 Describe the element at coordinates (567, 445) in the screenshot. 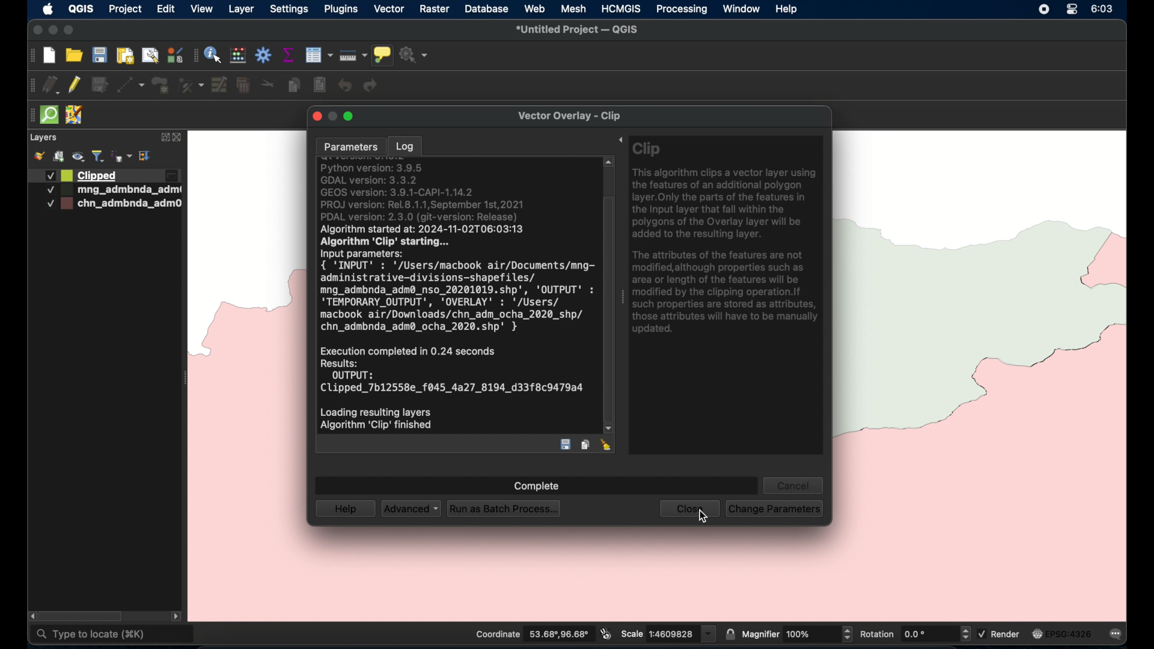

I see `save log entry` at that location.